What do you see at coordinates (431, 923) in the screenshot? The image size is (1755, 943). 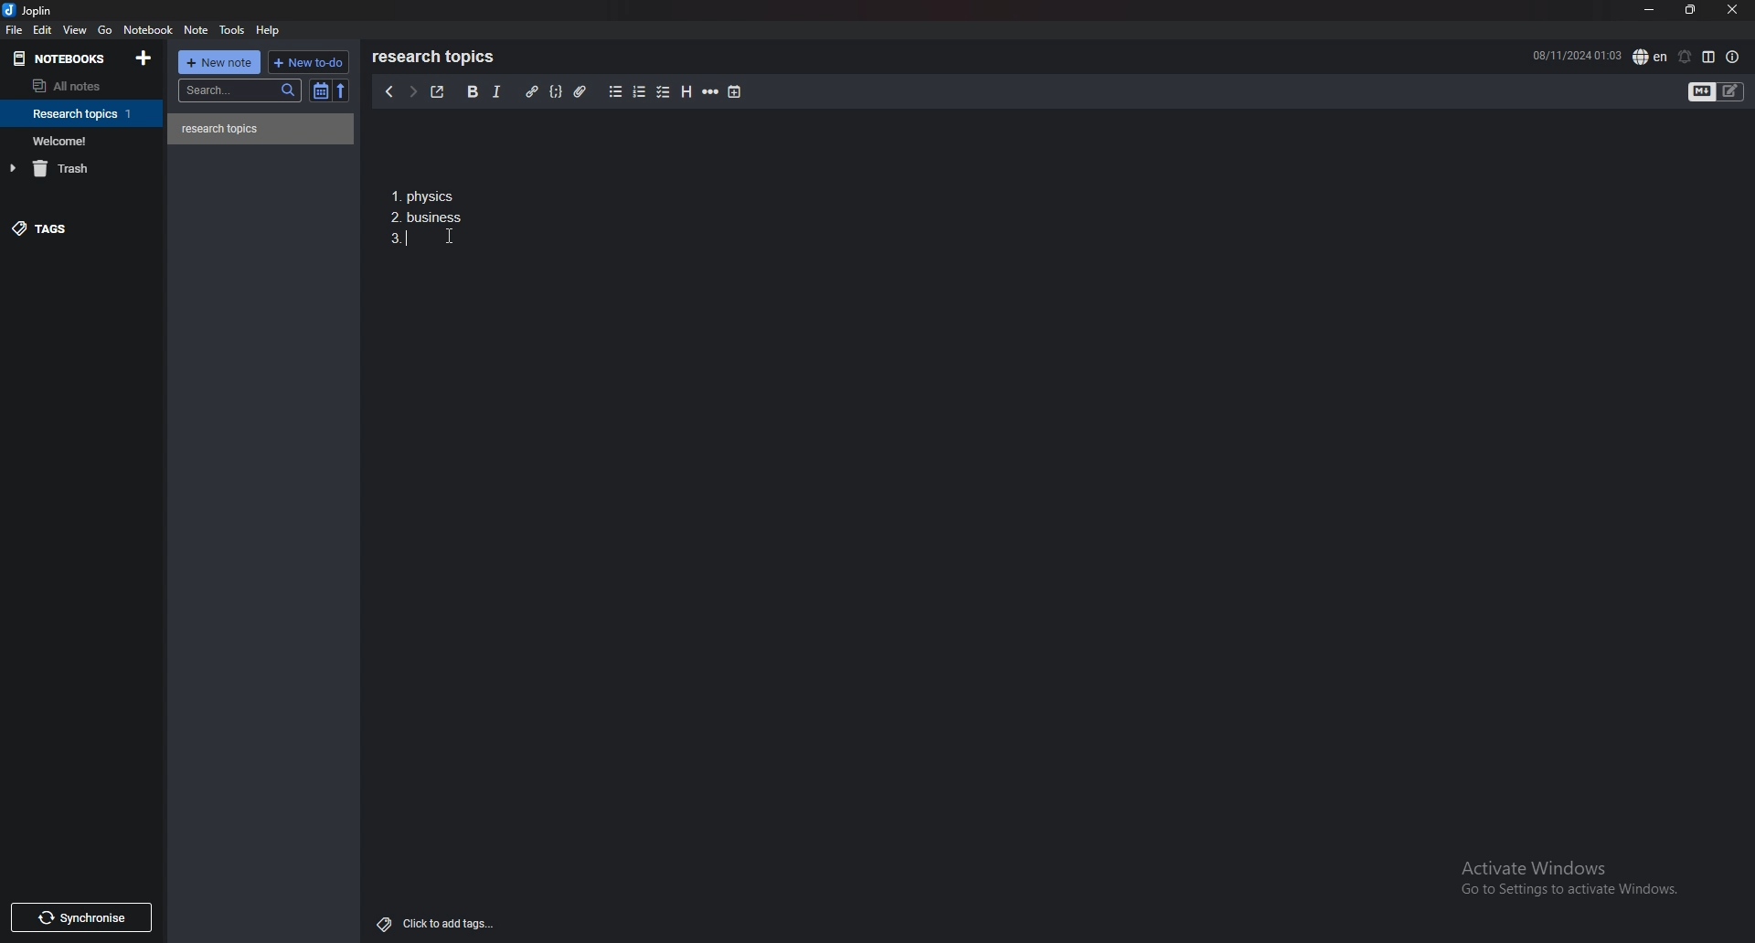 I see `Click to add tags` at bounding box center [431, 923].